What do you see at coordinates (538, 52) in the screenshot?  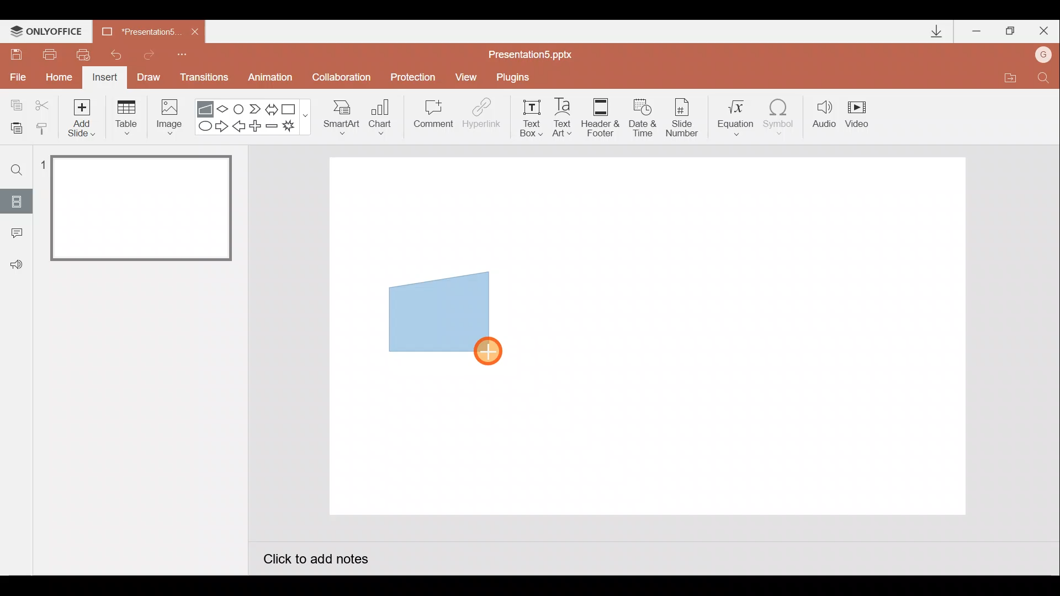 I see `Presentation5.pptx` at bounding box center [538, 52].